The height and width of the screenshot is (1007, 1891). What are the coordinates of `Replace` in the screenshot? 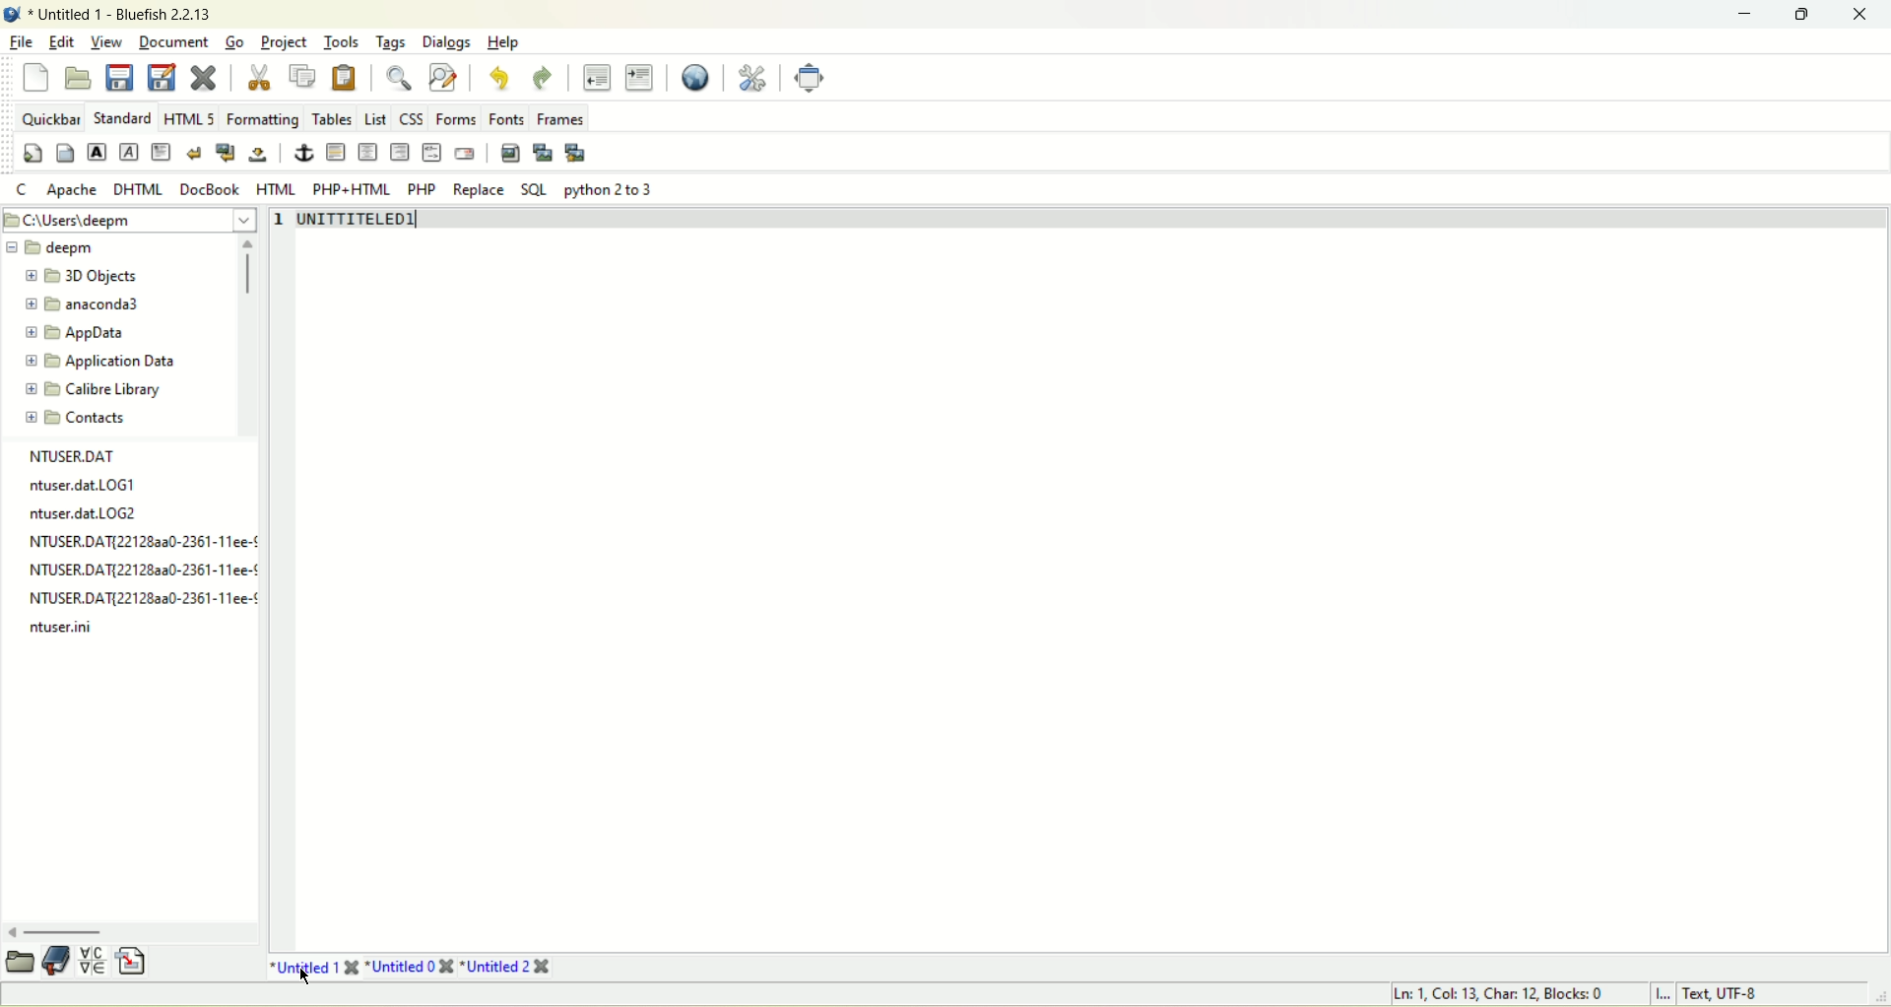 It's located at (479, 190).